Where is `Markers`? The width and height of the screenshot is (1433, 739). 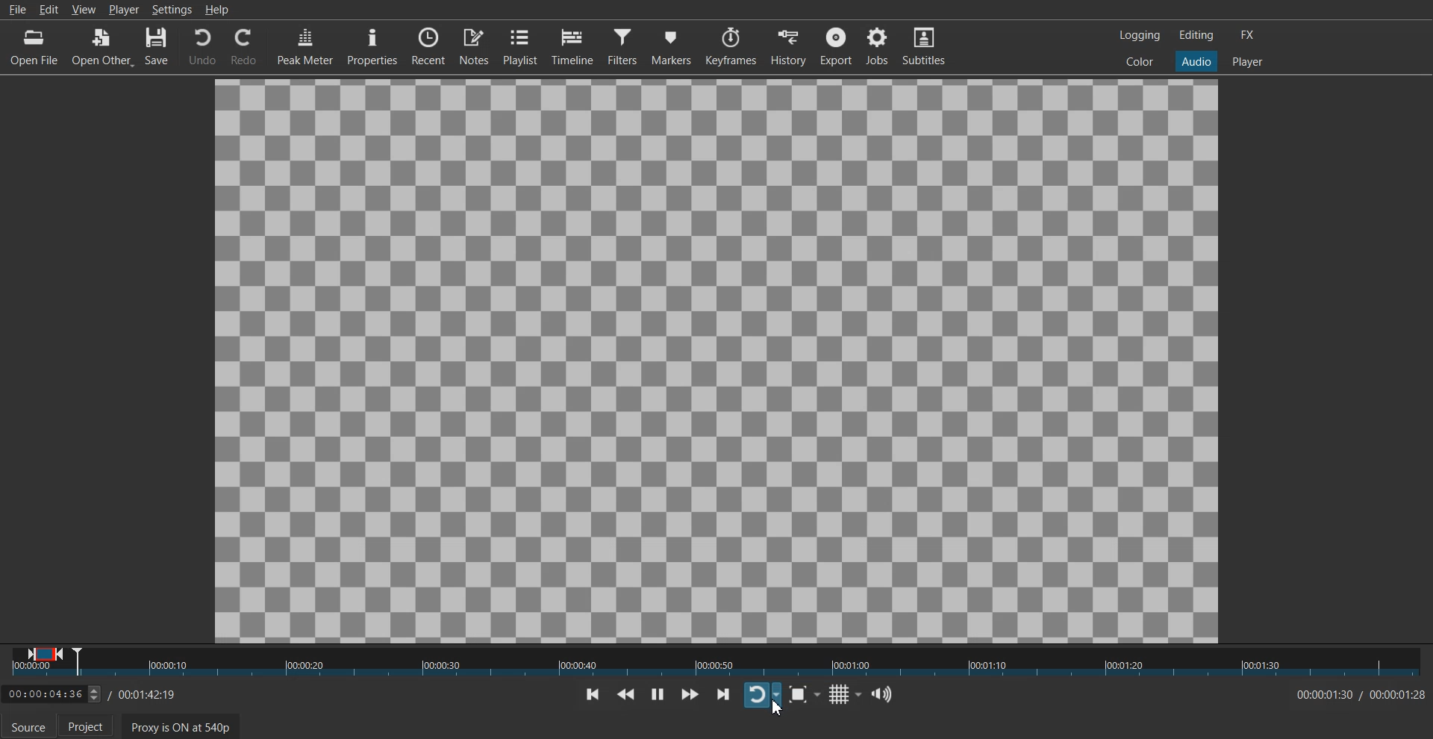
Markers is located at coordinates (671, 46).